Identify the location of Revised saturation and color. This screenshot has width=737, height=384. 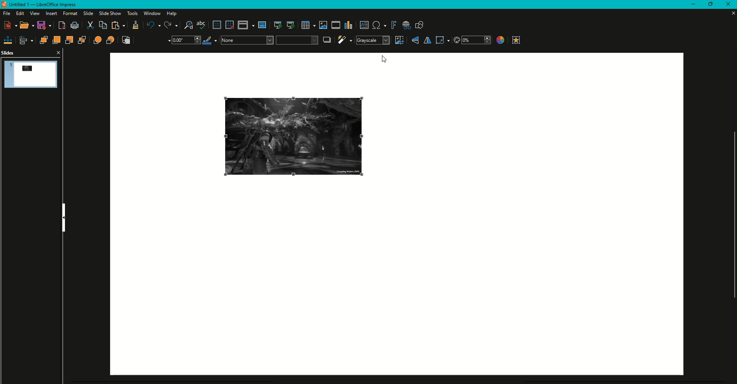
(294, 137).